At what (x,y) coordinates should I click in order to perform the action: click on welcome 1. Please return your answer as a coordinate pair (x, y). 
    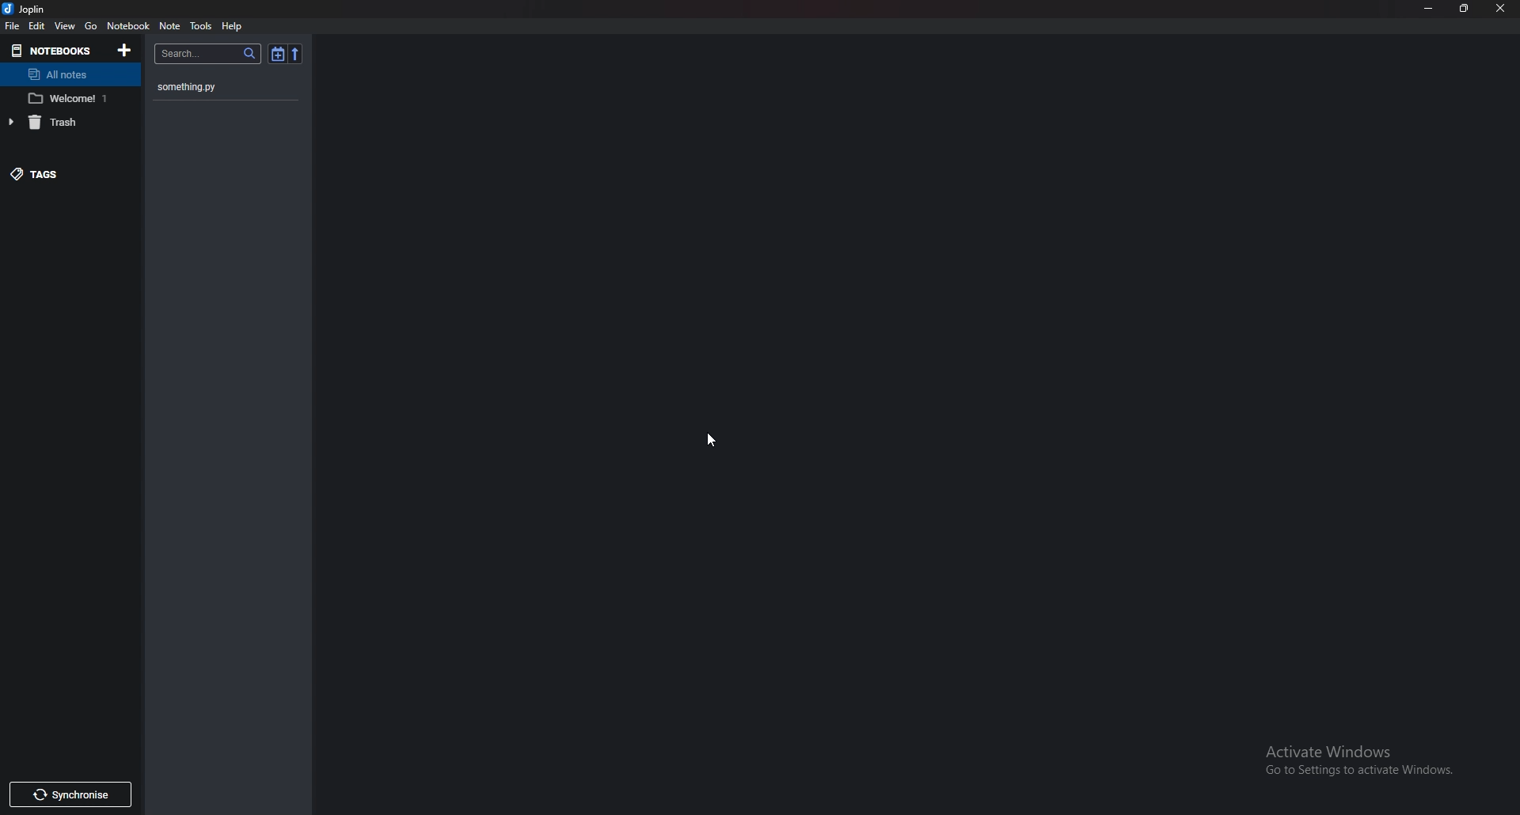
    Looking at the image, I should click on (69, 98).